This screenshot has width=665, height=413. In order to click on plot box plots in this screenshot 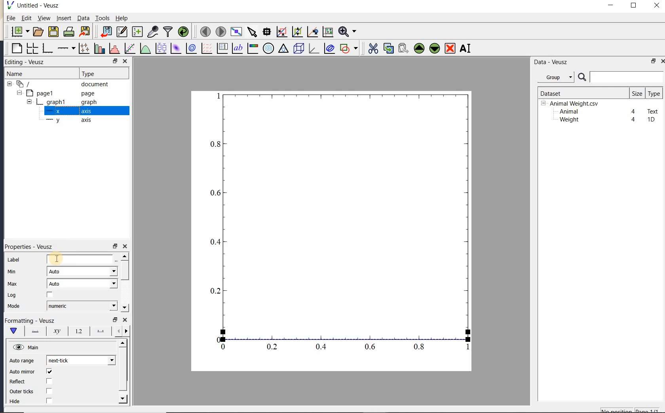, I will do `click(160, 49)`.